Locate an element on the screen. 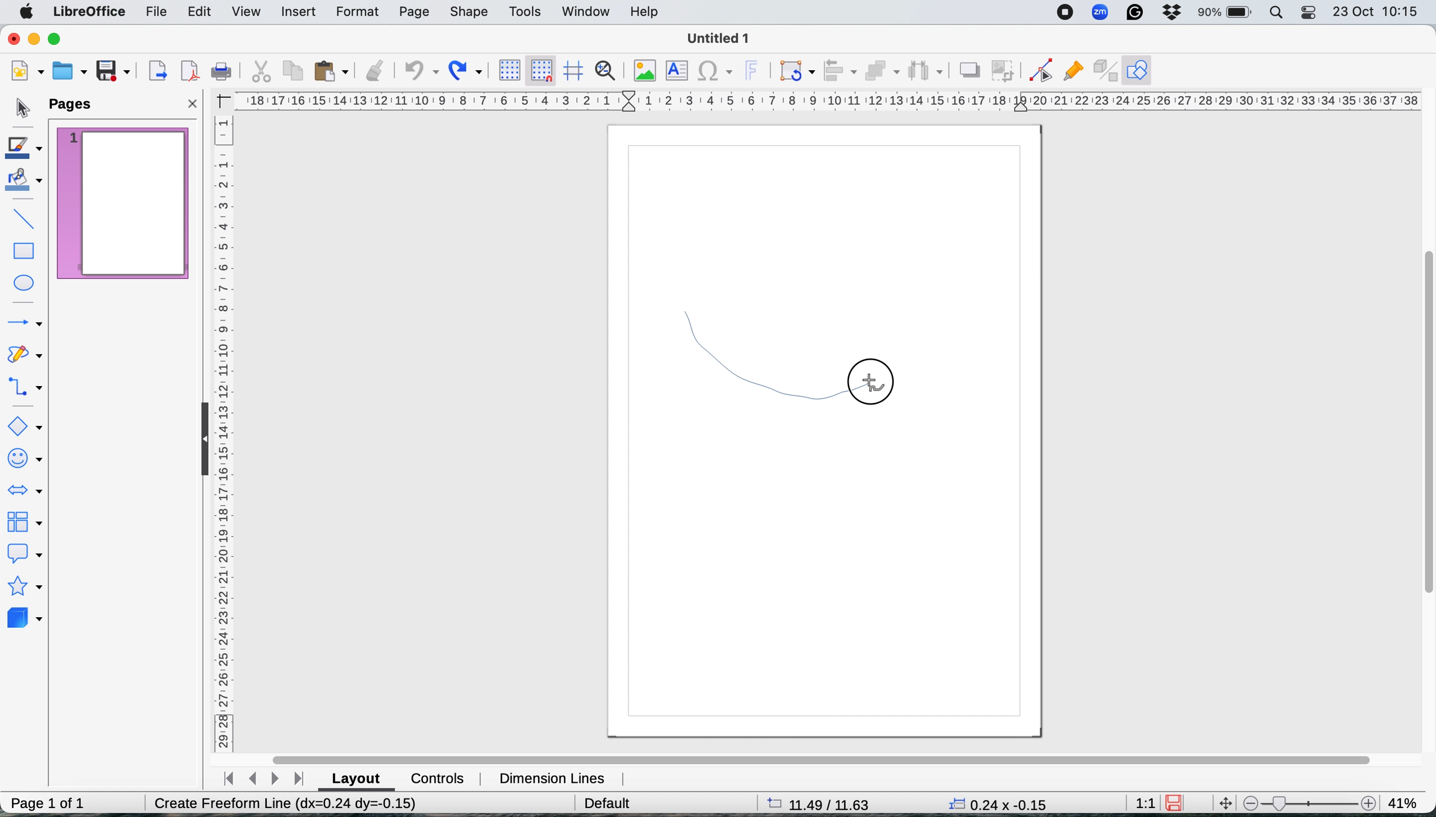 This screenshot has width=1436, height=817. minimise is located at coordinates (34, 39).